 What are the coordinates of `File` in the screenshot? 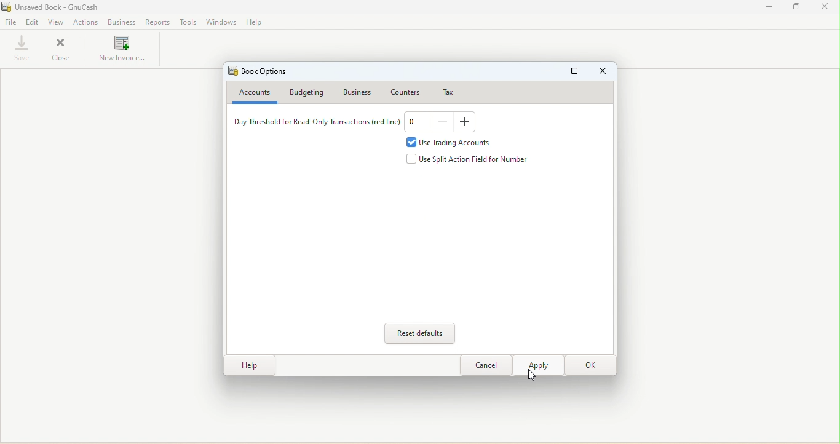 It's located at (11, 23).